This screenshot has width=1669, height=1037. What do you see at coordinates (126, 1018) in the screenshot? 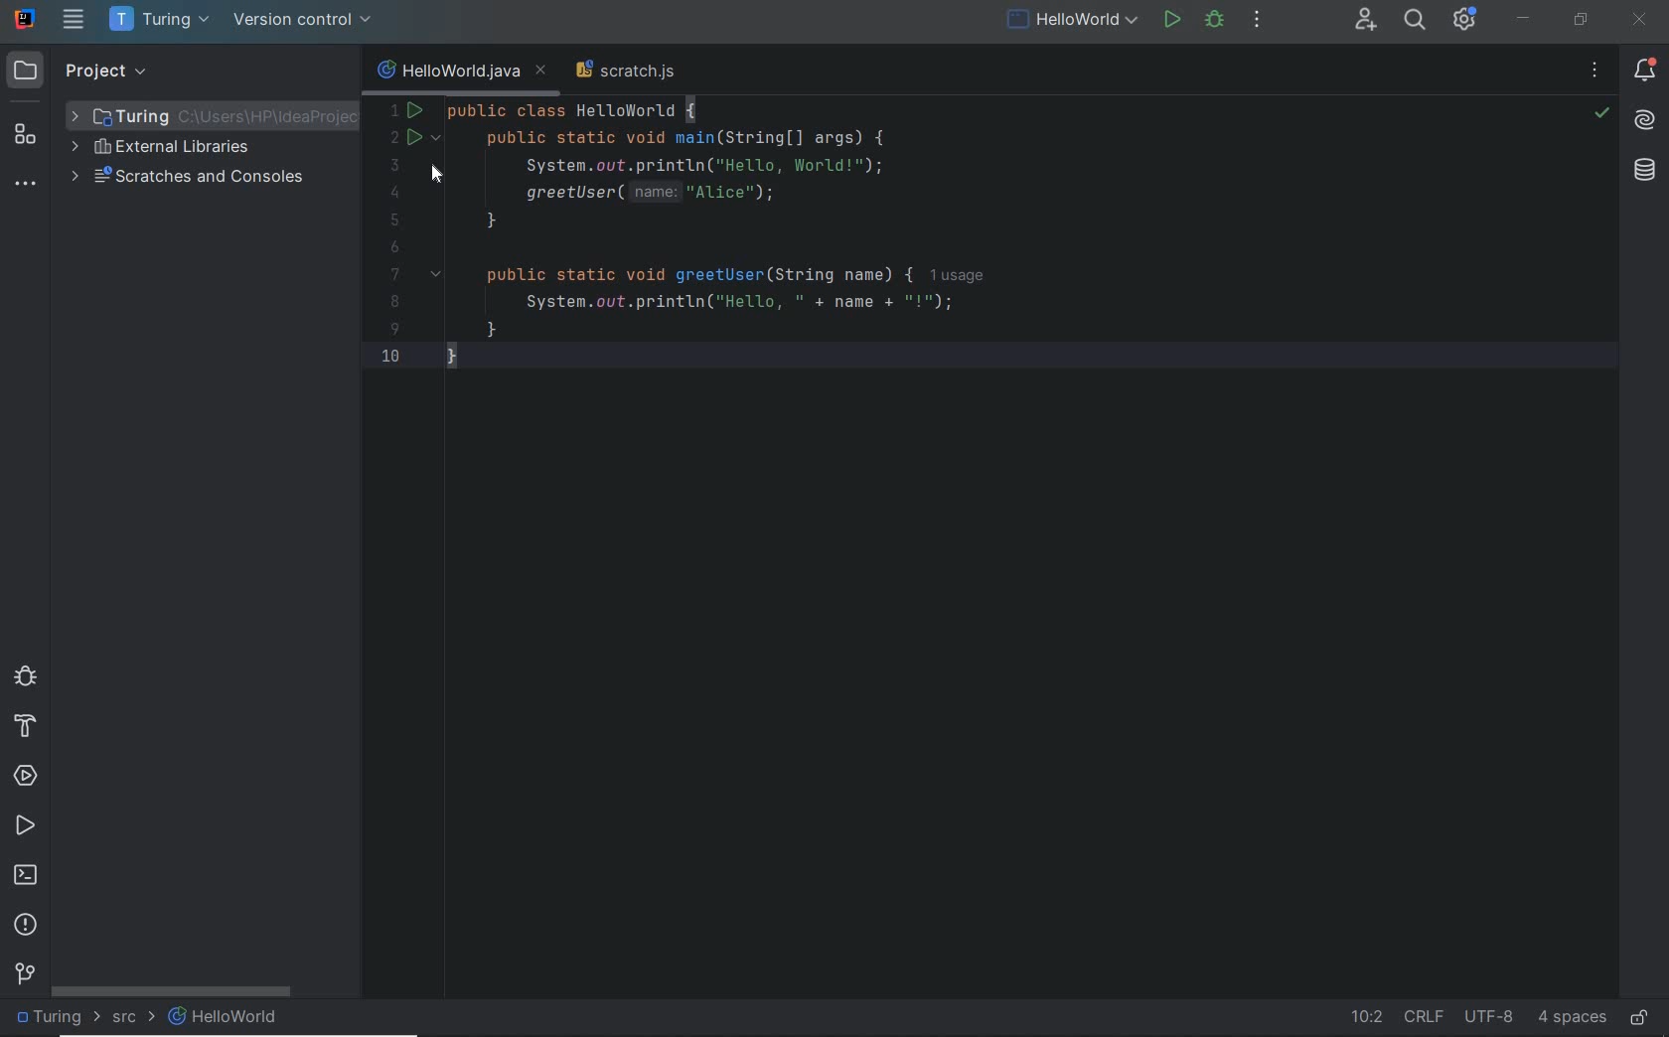
I see `src` at bounding box center [126, 1018].